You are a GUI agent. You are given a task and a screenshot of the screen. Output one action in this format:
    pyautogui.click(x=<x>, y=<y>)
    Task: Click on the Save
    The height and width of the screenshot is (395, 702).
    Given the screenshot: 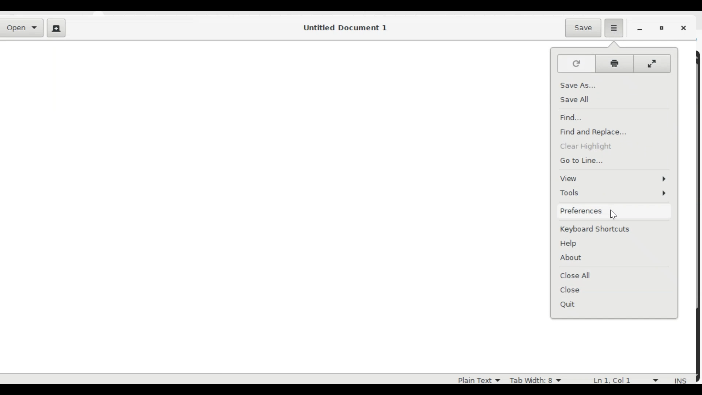 What is the action you would take?
    pyautogui.click(x=584, y=27)
    